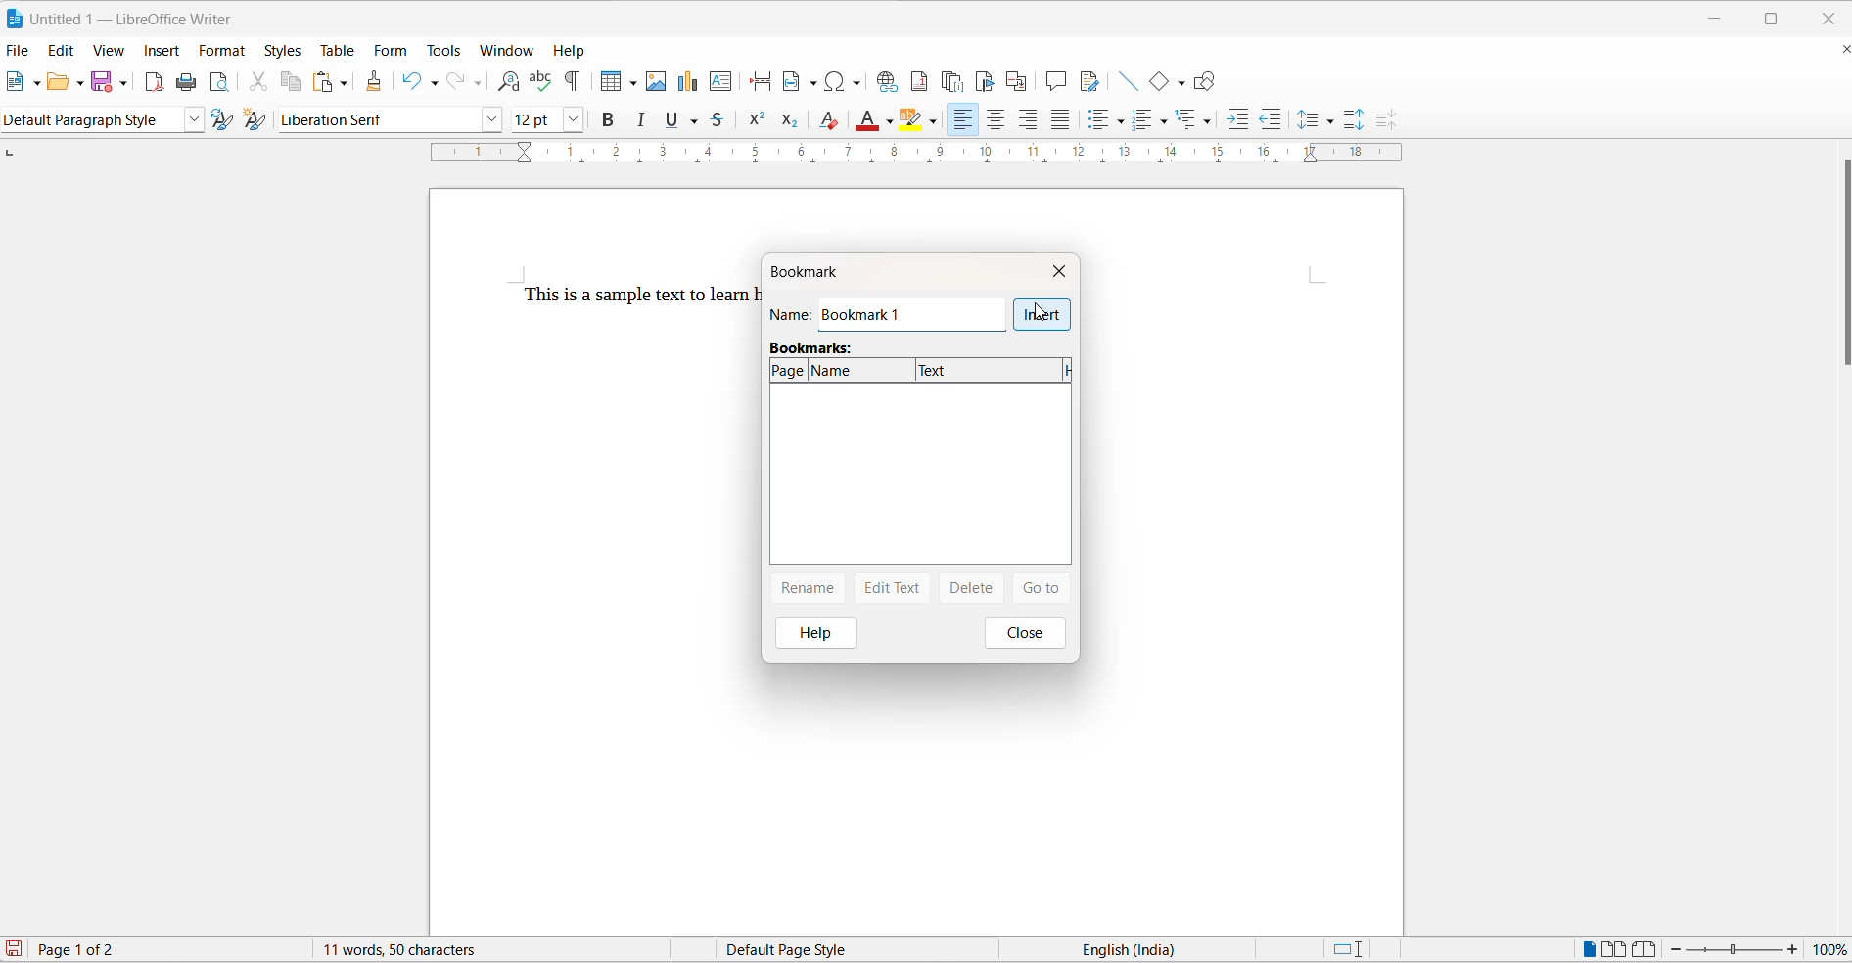 The image size is (1852, 963). I want to click on open, so click(61, 82).